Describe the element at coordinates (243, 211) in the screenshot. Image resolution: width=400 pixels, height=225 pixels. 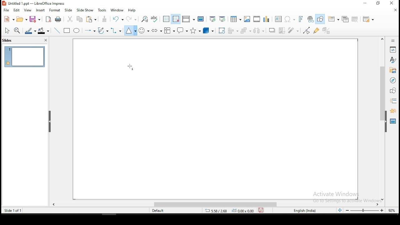
I see `0.00x 0.00` at that location.